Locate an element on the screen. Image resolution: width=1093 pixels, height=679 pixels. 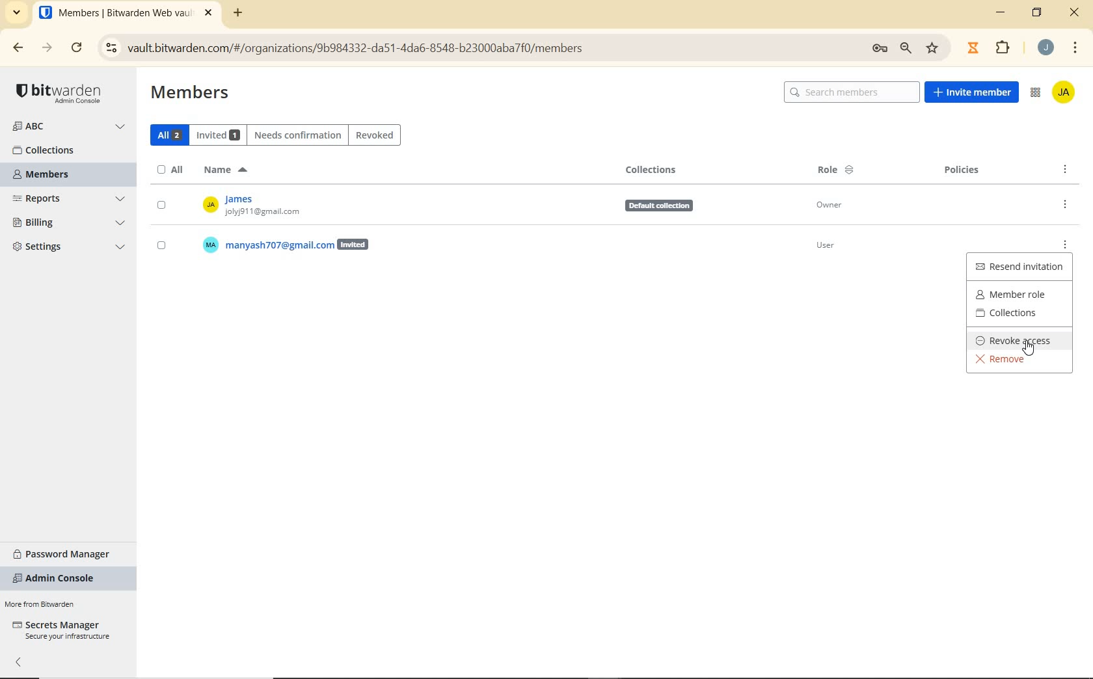
User is located at coordinates (839, 248).